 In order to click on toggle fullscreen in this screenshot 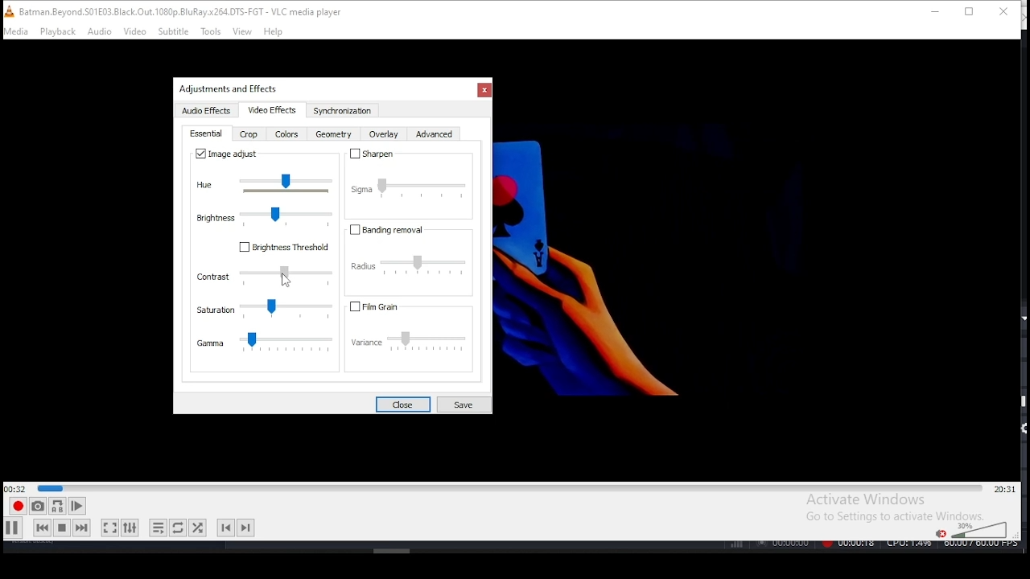, I will do `click(110, 529)`.